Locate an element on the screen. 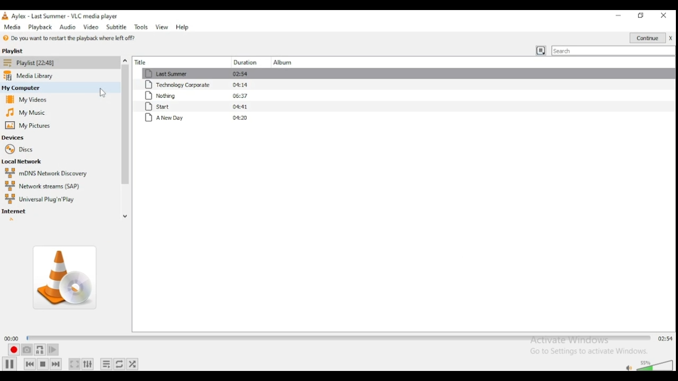  view is located at coordinates (162, 28).